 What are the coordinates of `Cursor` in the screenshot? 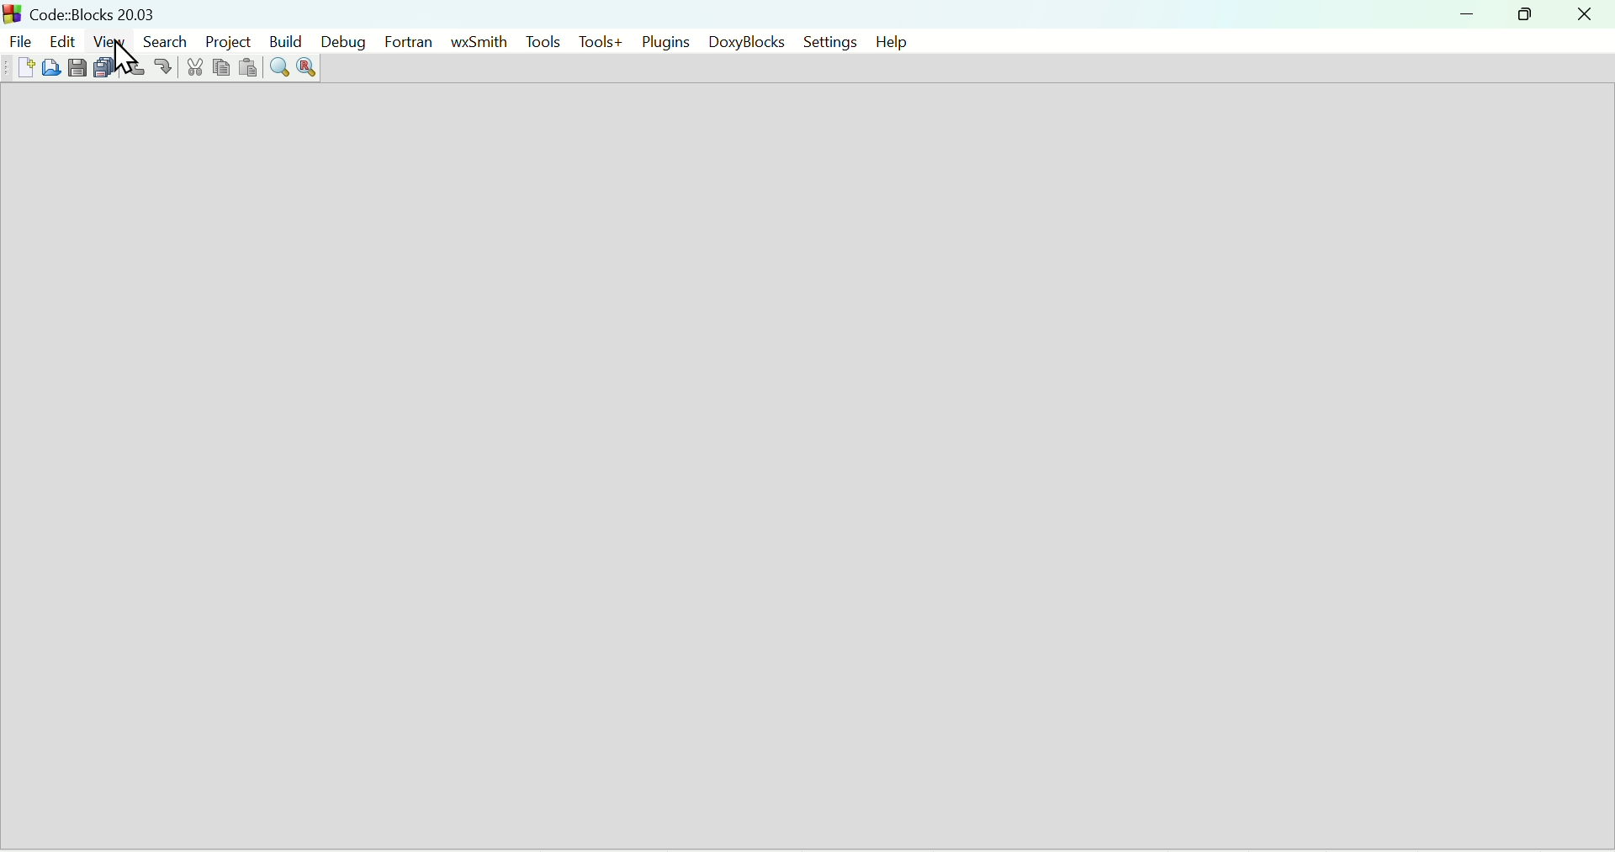 It's located at (121, 61).